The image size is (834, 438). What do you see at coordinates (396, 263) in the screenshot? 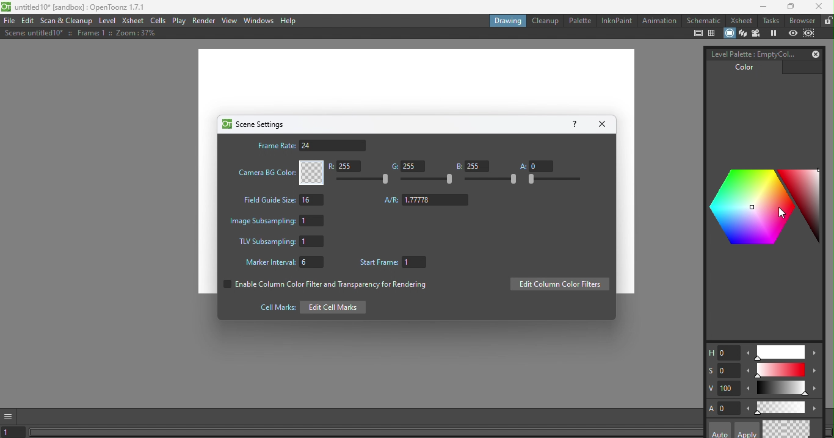
I see `Start Frame` at bounding box center [396, 263].